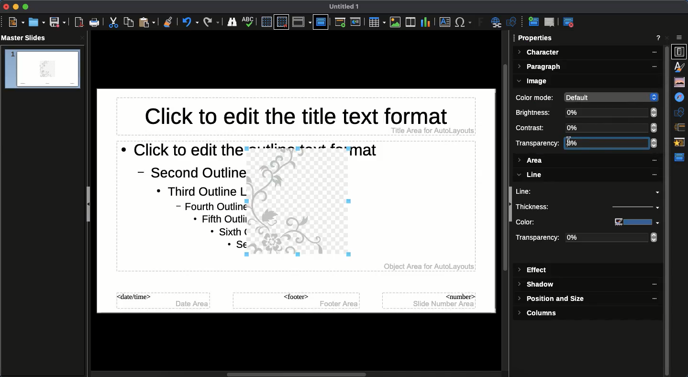 Image resolution: width=688 pixels, height=377 pixels. Describe the element at coordinates (168, 22) in the screenshot. I see `Clean formatting` at that location.